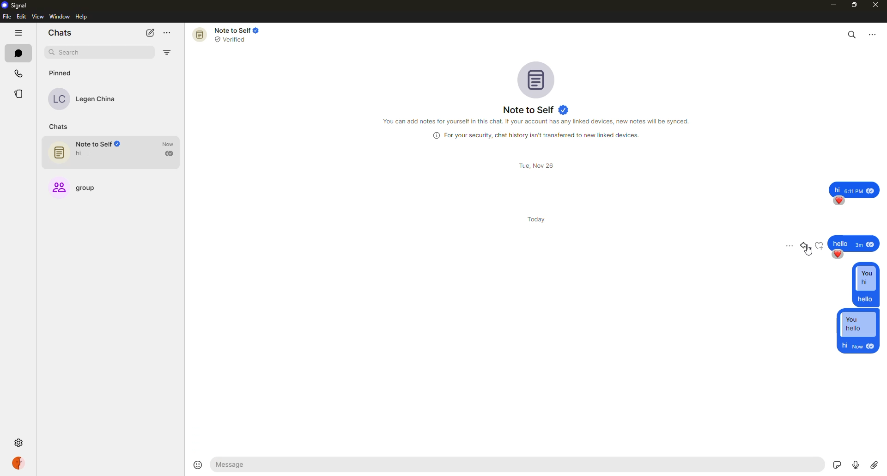 This screenshot has width=887, height=476. Describe the element at coordinates (36, 17) in the screenshot. I see `view` at that location.